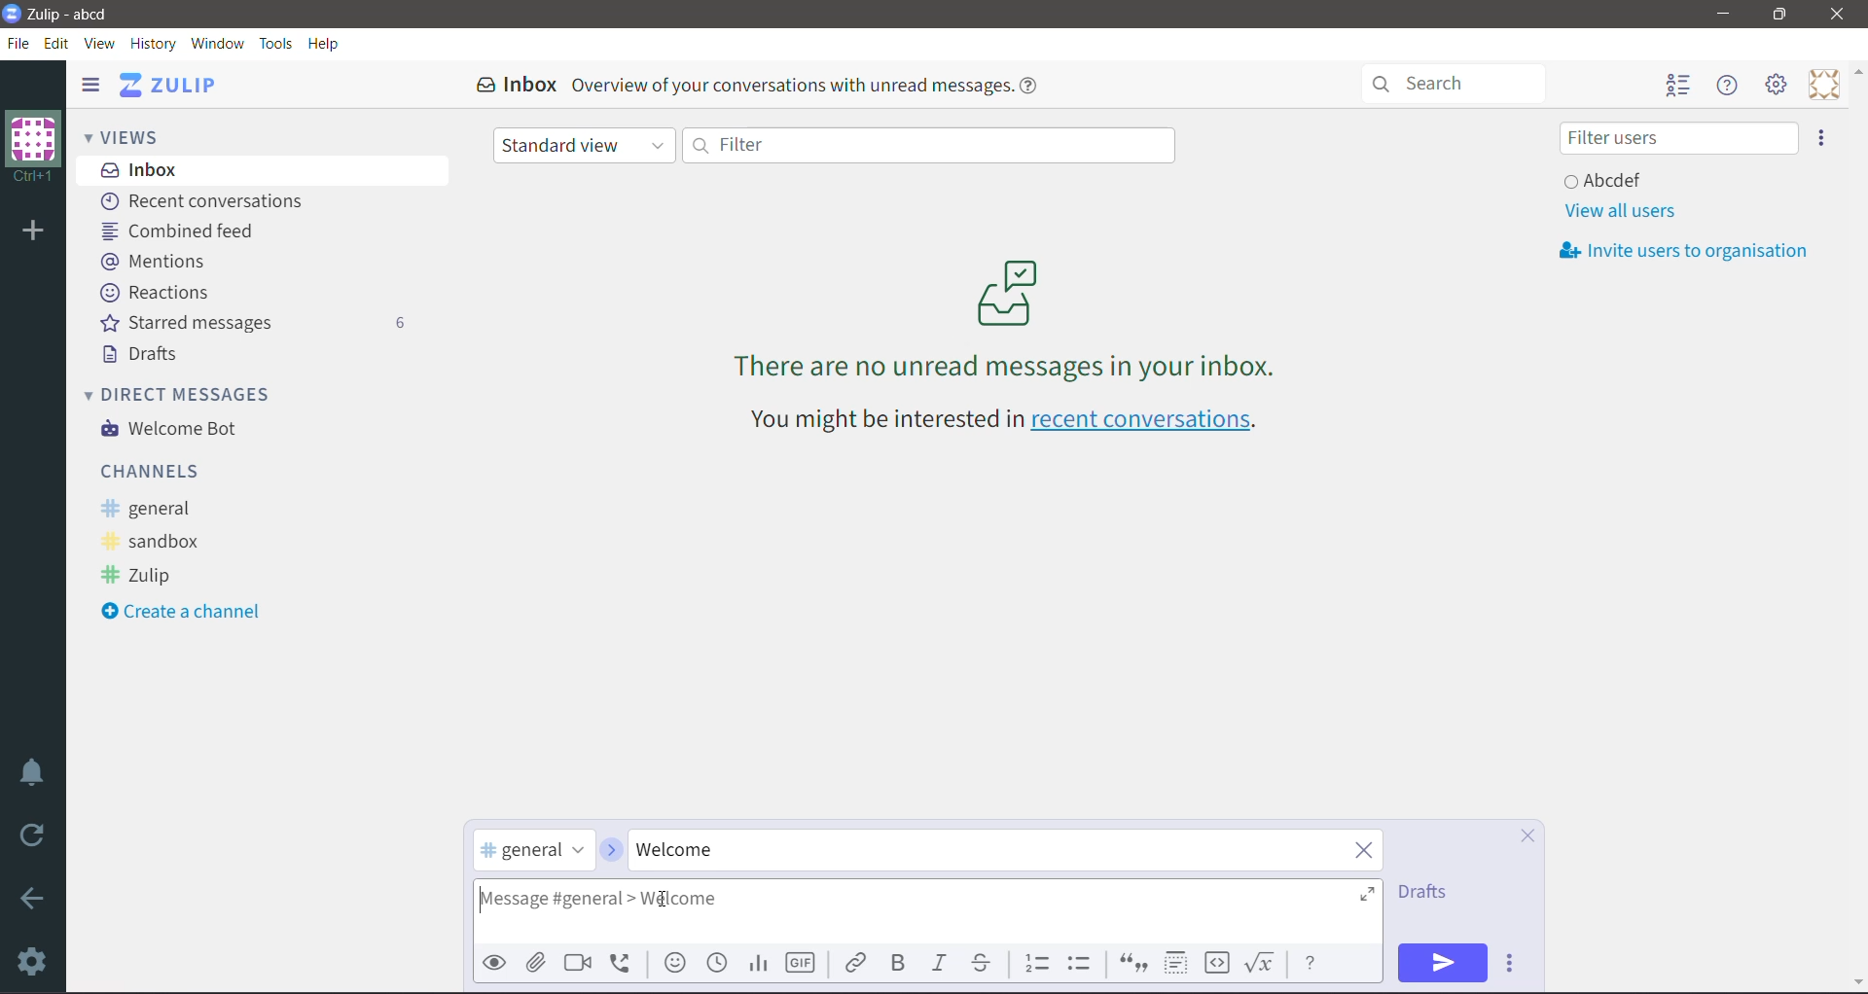 This screenshot has height=994, width=1868. I want to click on Add GIF, so click(799, 964).